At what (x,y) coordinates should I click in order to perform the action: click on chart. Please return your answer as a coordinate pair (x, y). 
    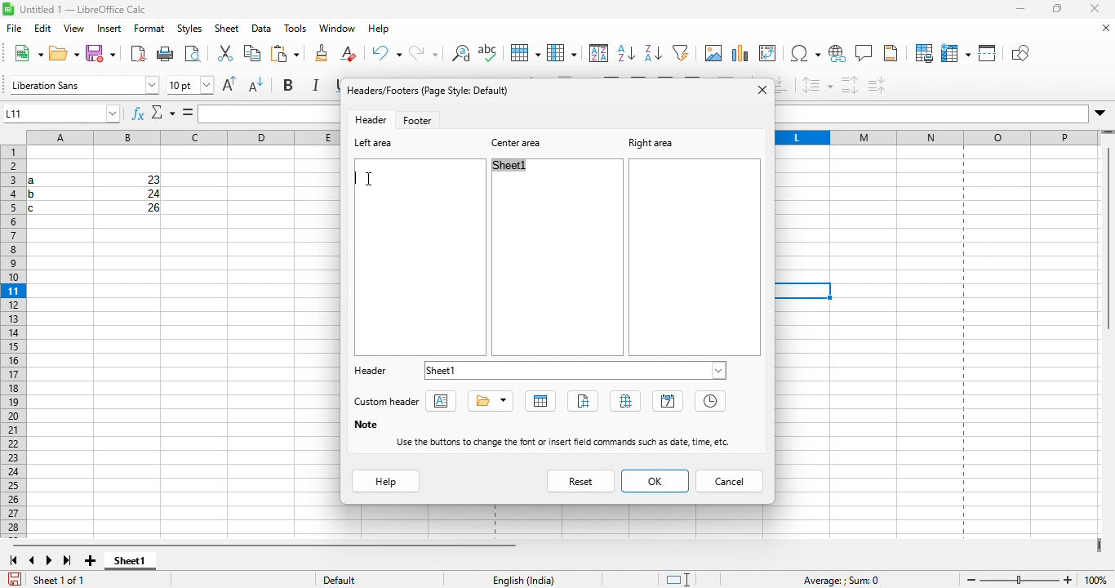
    Looking at the image, I should click on (741, 54).